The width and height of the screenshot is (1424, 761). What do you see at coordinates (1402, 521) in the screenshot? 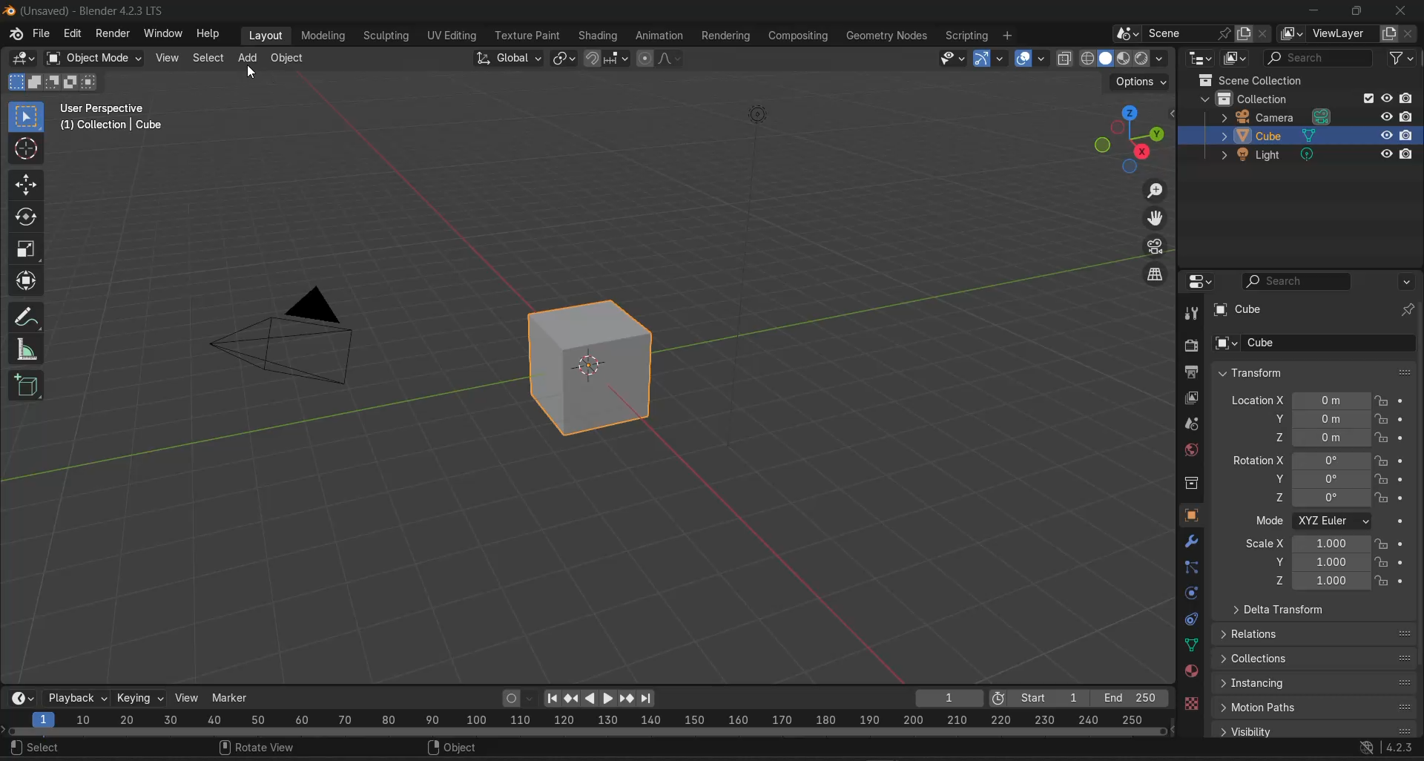
I see `animate property` at bounding box center [1402, 521].